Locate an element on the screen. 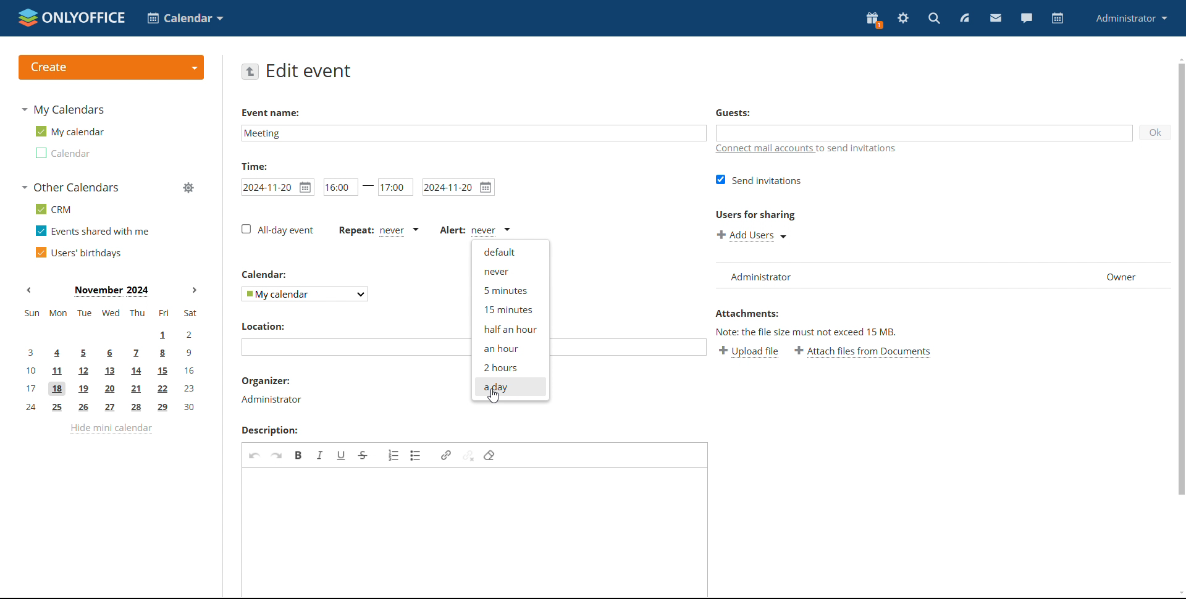 The width and height of the screenshot is (1186, 599). attach files from documents is located at coordinates (862, 350).